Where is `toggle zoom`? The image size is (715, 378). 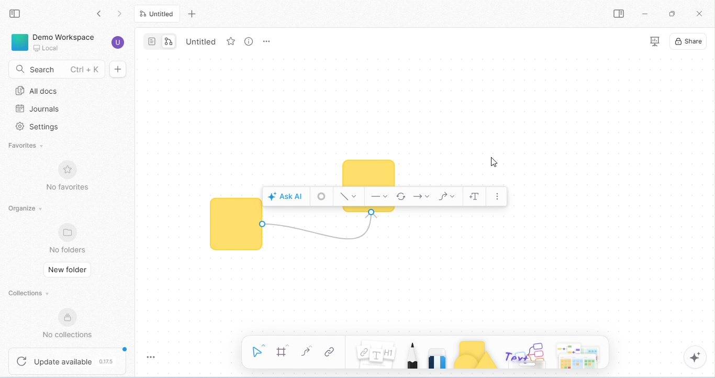 toggle zoom is located at coordinates (153, 357).